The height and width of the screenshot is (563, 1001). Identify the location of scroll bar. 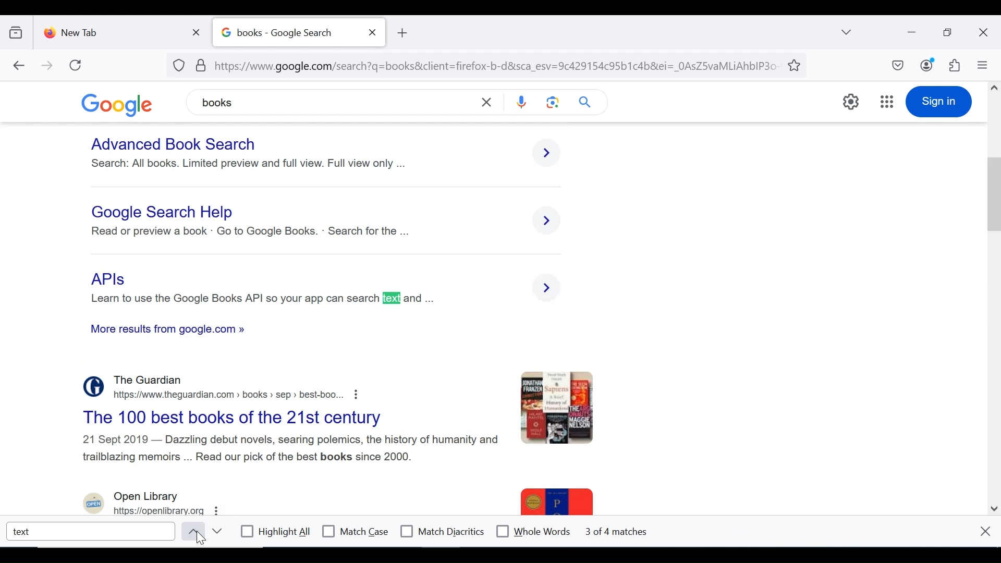
(992, 295).